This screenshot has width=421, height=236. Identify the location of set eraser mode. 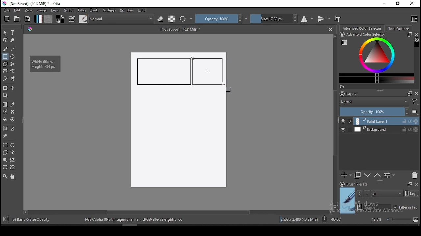
(161, 19).